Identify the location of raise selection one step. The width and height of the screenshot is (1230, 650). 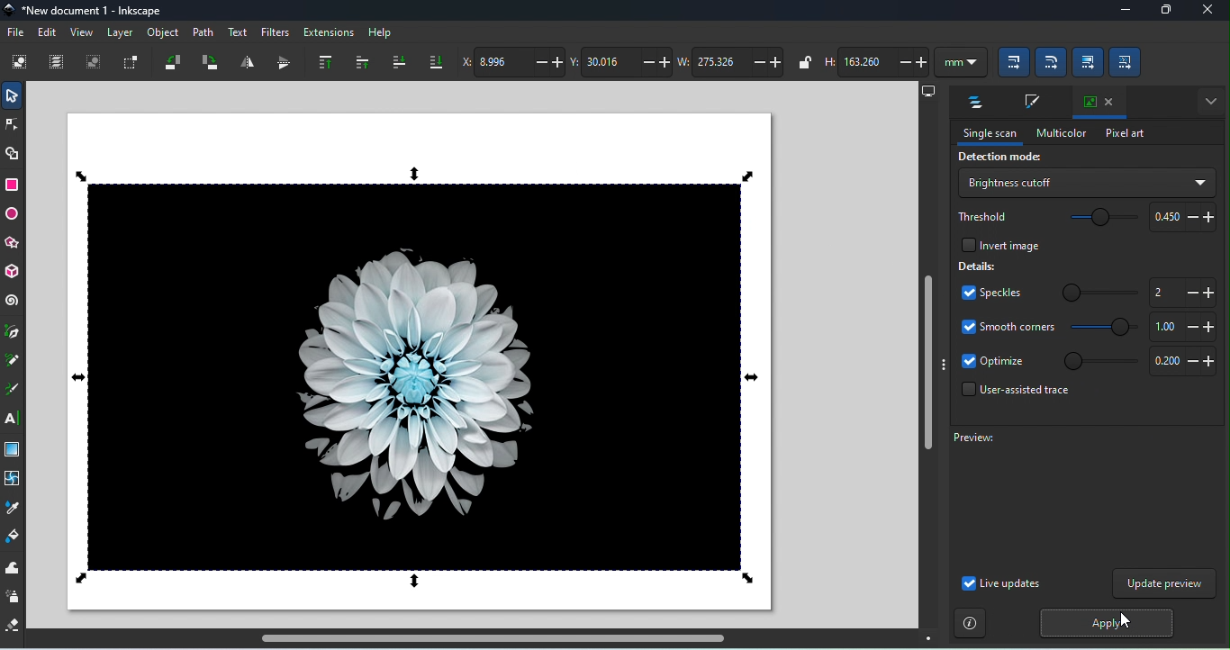
(359, 61).